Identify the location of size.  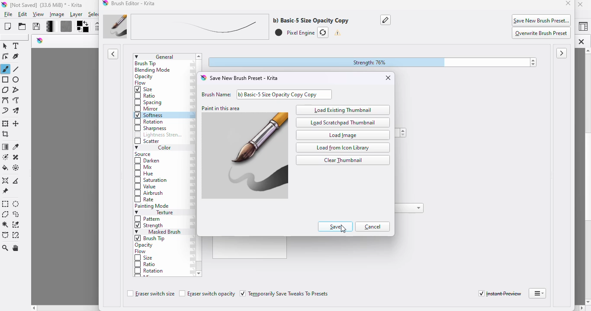
(145, 89).